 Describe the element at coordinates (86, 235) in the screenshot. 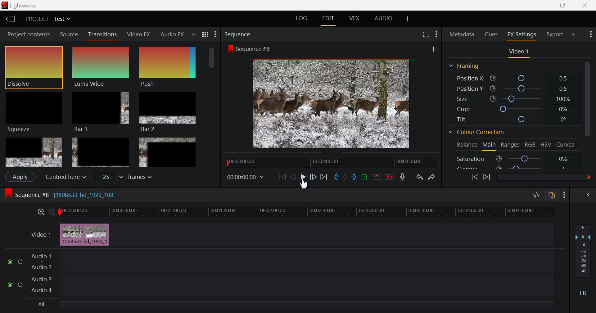

I see `Clip` at that location.